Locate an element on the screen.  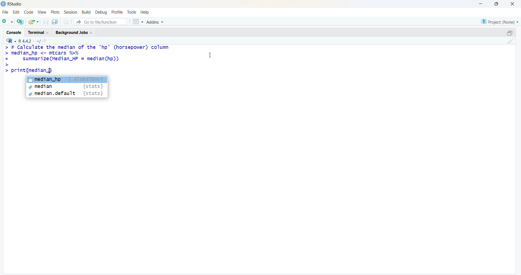
> # Calculate the median of the "hp" (horsepower) column
> median_hp <- mtcars %%

+ summarize (Median_HP = median(hp))

> is located at coordinates (87, 56).